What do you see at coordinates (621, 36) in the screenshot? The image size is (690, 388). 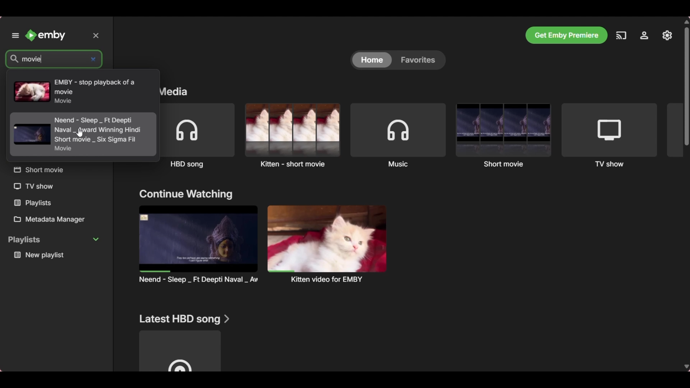 I see `Play on another device` at bounding box center [621, 36].